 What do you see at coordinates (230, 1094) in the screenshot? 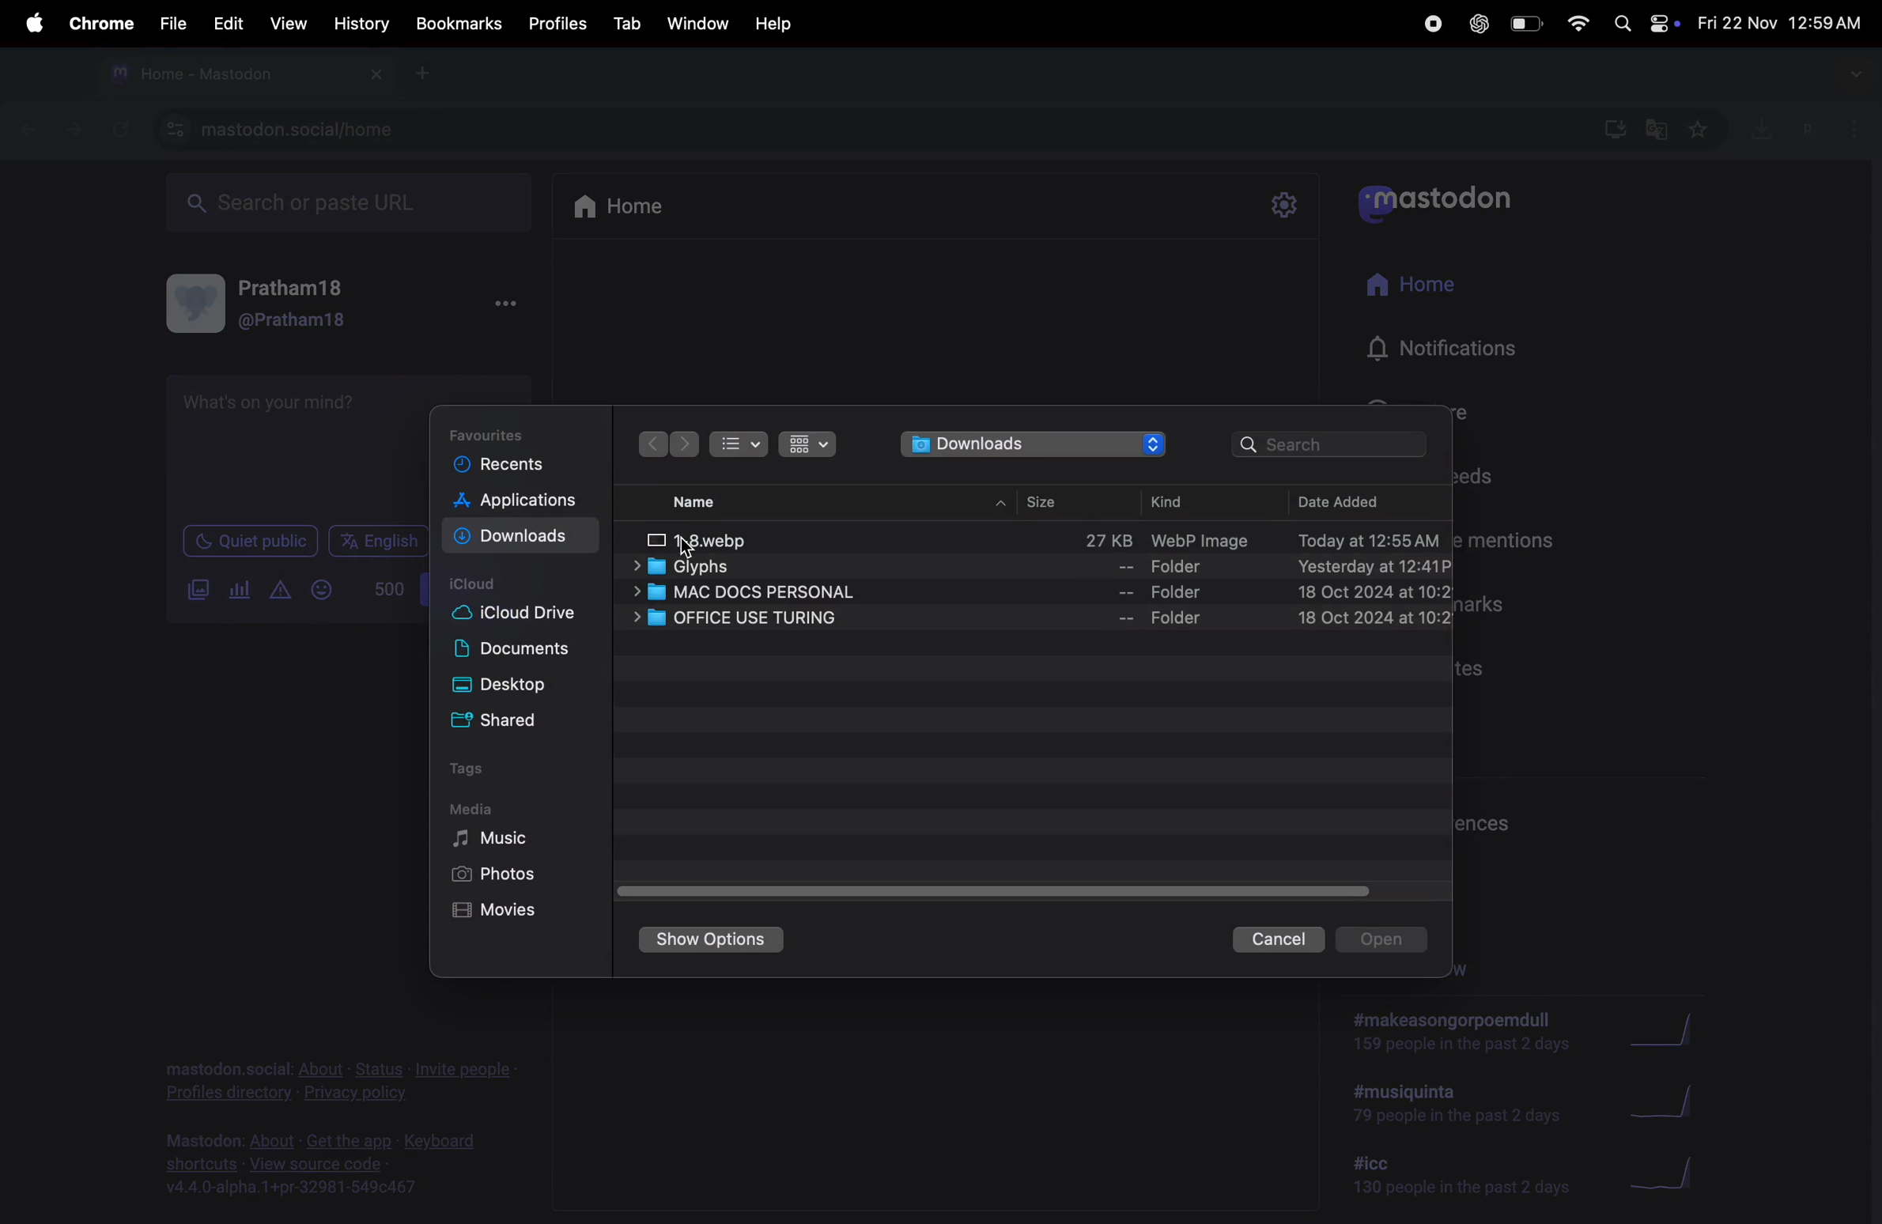
I see `profiles directory` at bounding box center [230, 1094].